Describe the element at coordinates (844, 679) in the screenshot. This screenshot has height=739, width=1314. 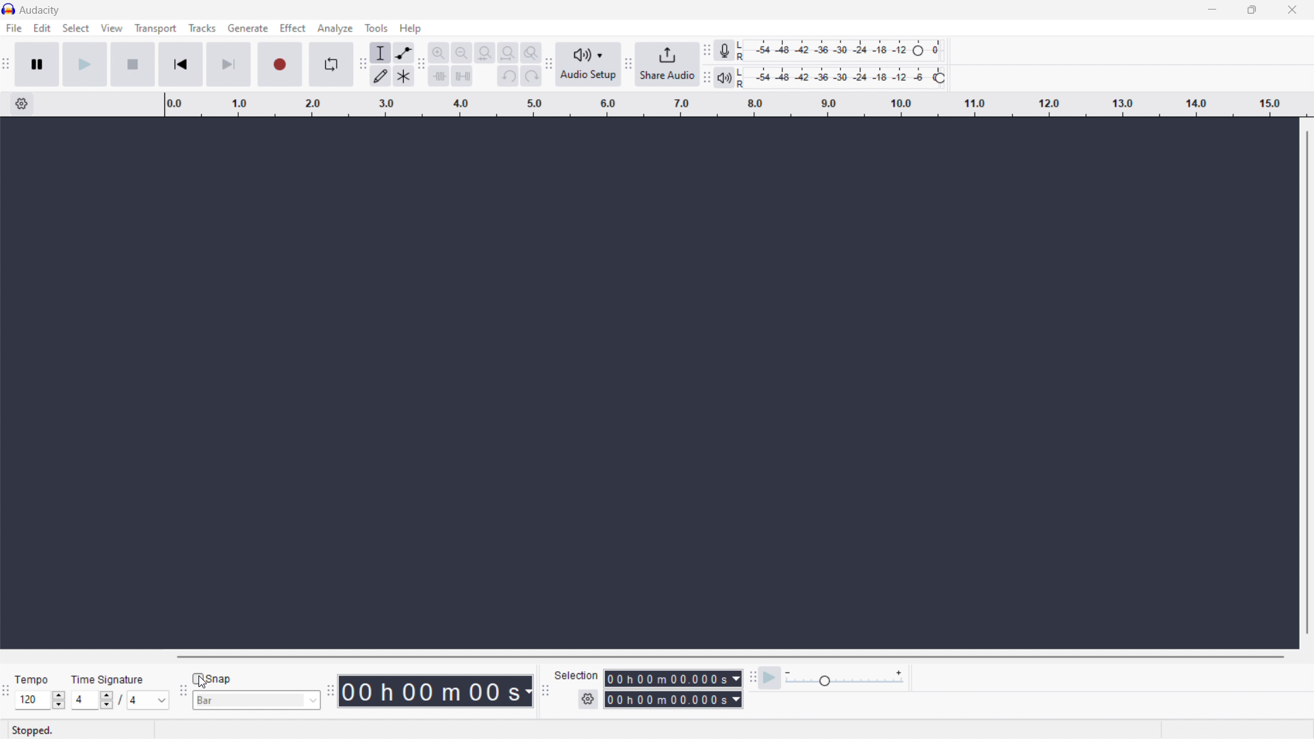
I see `playback meter` at that location.